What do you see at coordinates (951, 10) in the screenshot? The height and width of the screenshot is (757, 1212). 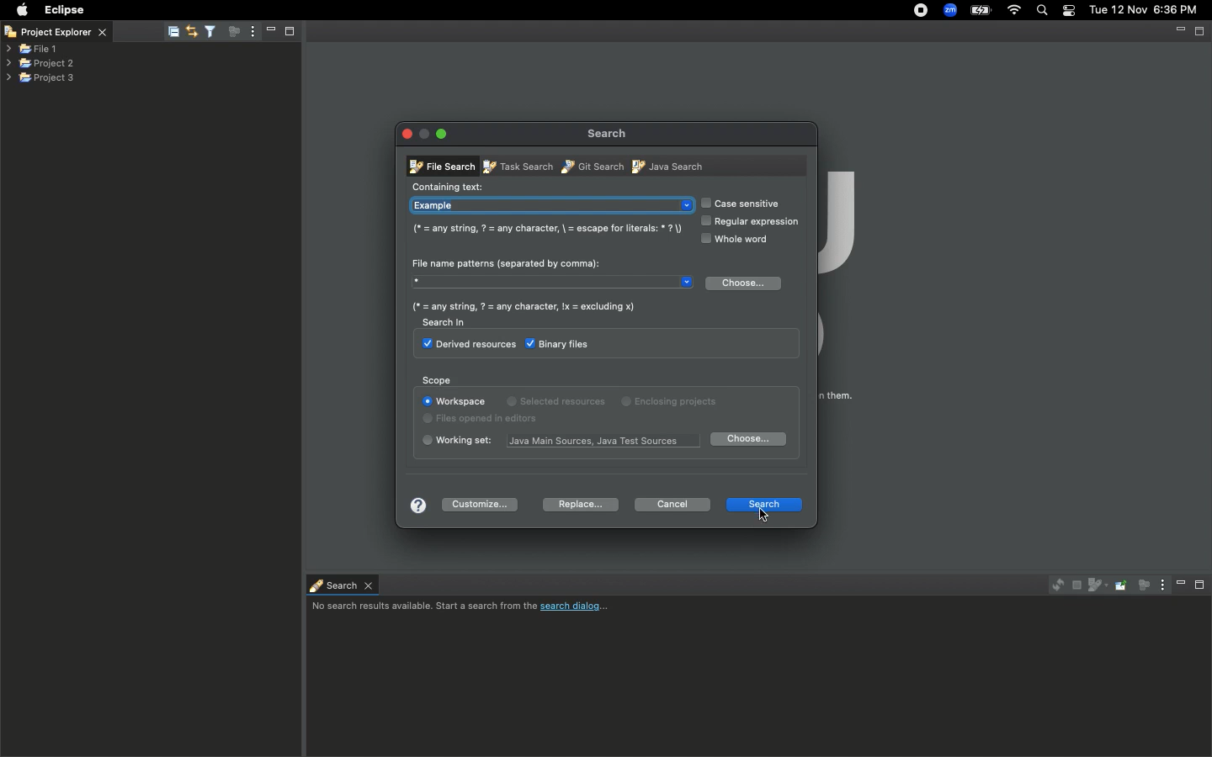 I see `Zoom` at bounding box center [951, 10].